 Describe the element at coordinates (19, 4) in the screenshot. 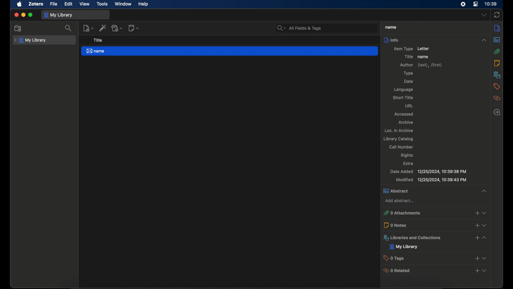

I see `apple` at that location.